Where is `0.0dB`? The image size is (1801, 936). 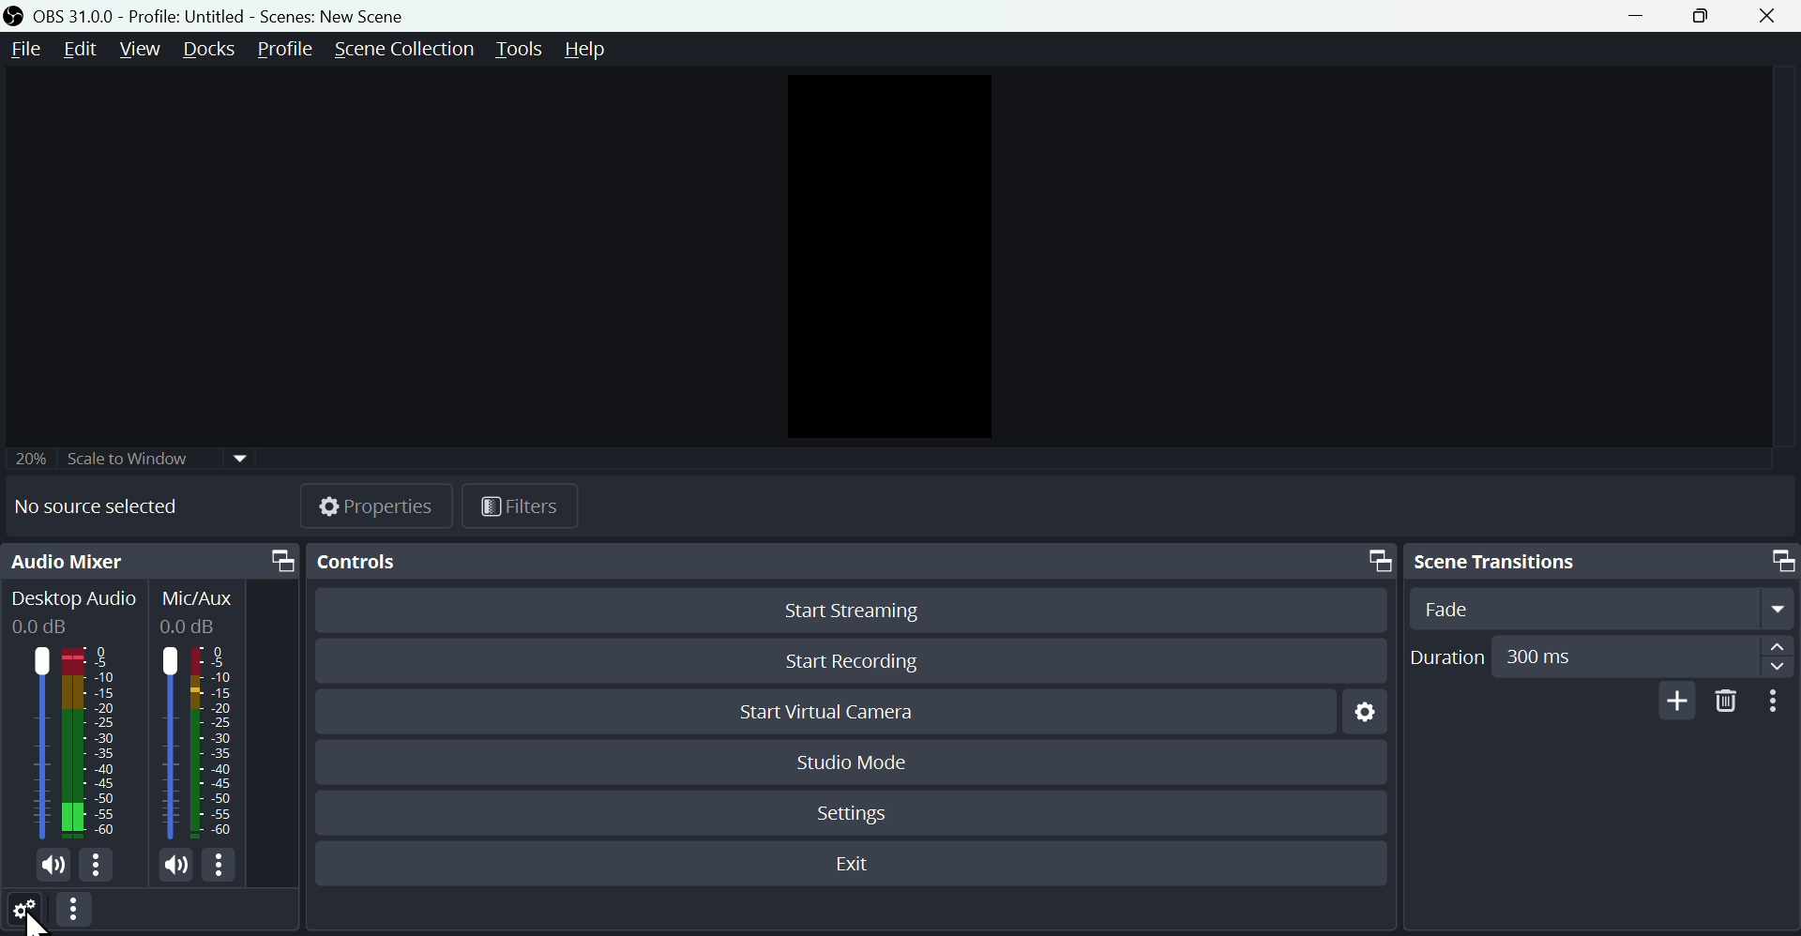
0.0dB is located at coordinates (42, 628).